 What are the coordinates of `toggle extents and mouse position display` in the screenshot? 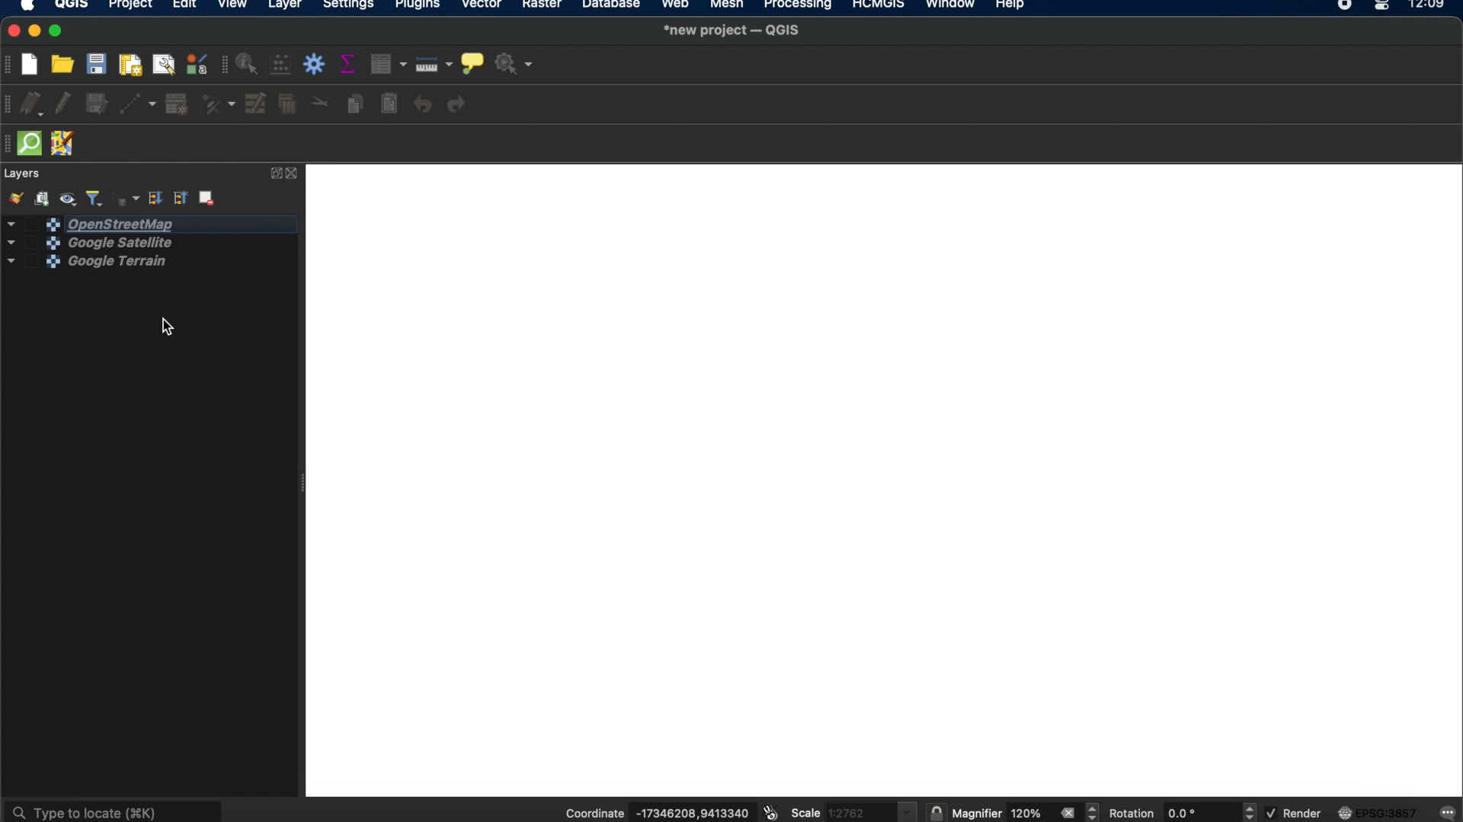 It's located at (769, 813).